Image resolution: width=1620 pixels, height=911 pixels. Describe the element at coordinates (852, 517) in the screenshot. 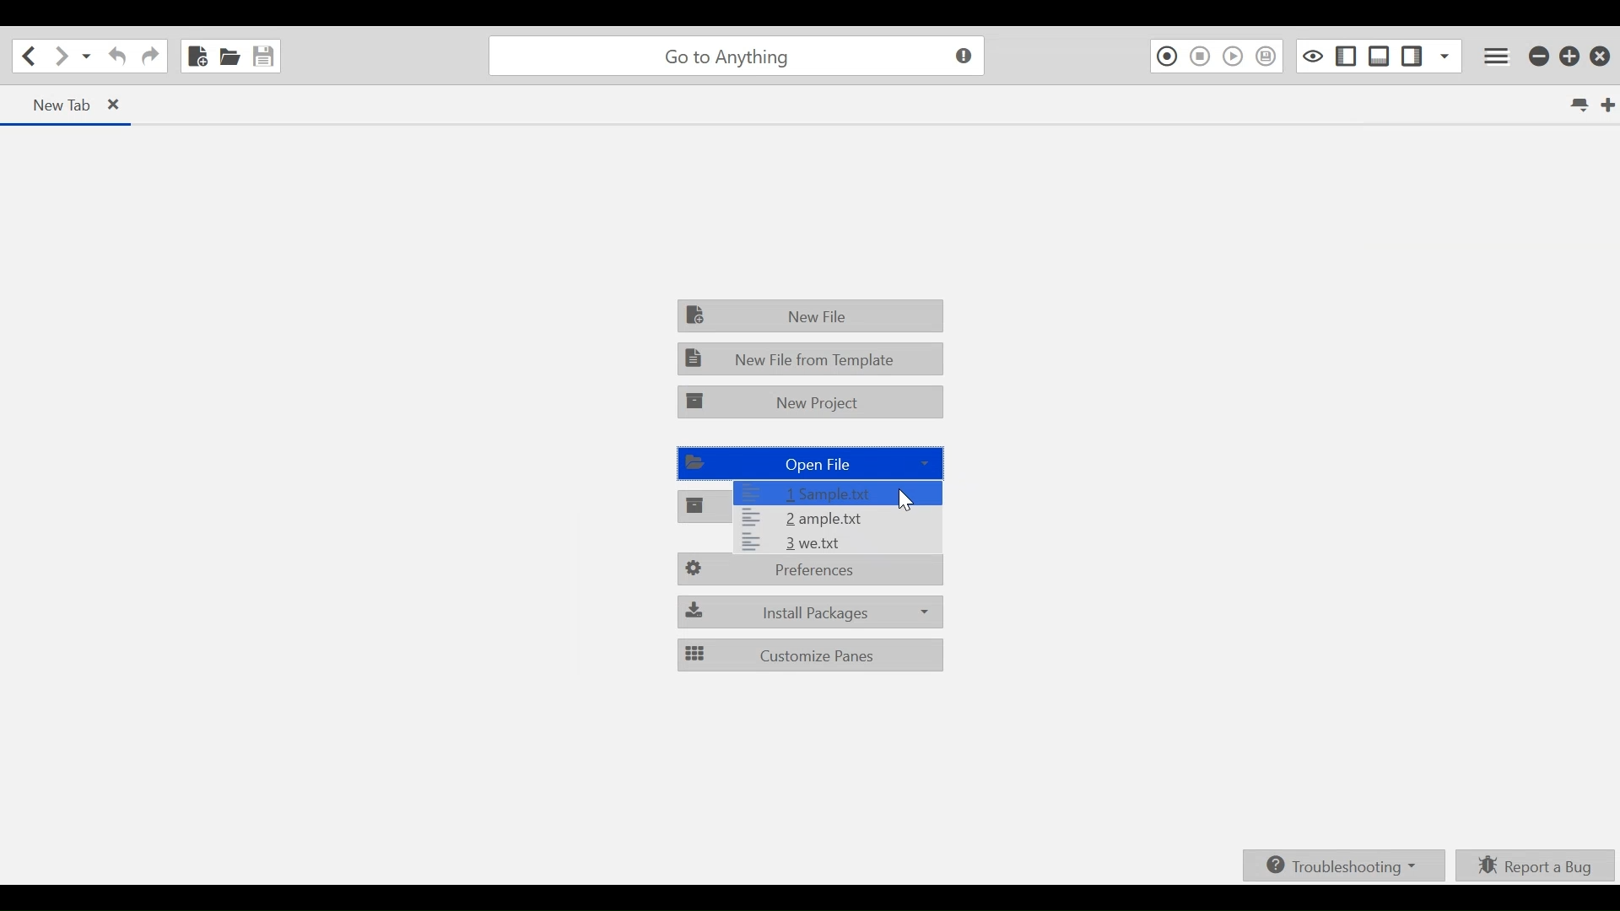

I see `2 ample.txt` at that location.